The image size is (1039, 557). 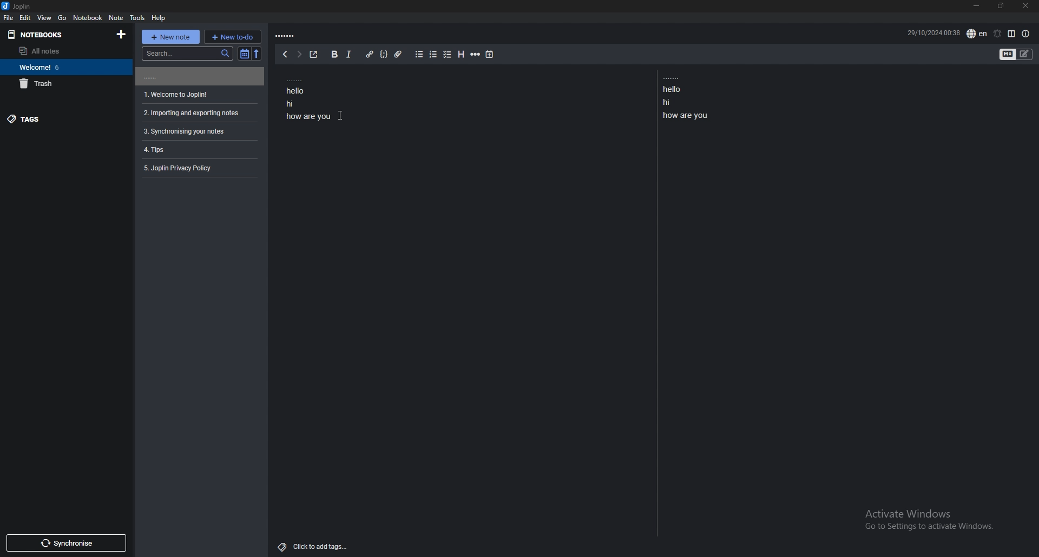 I want to click on help, so click(x=158, y=18).